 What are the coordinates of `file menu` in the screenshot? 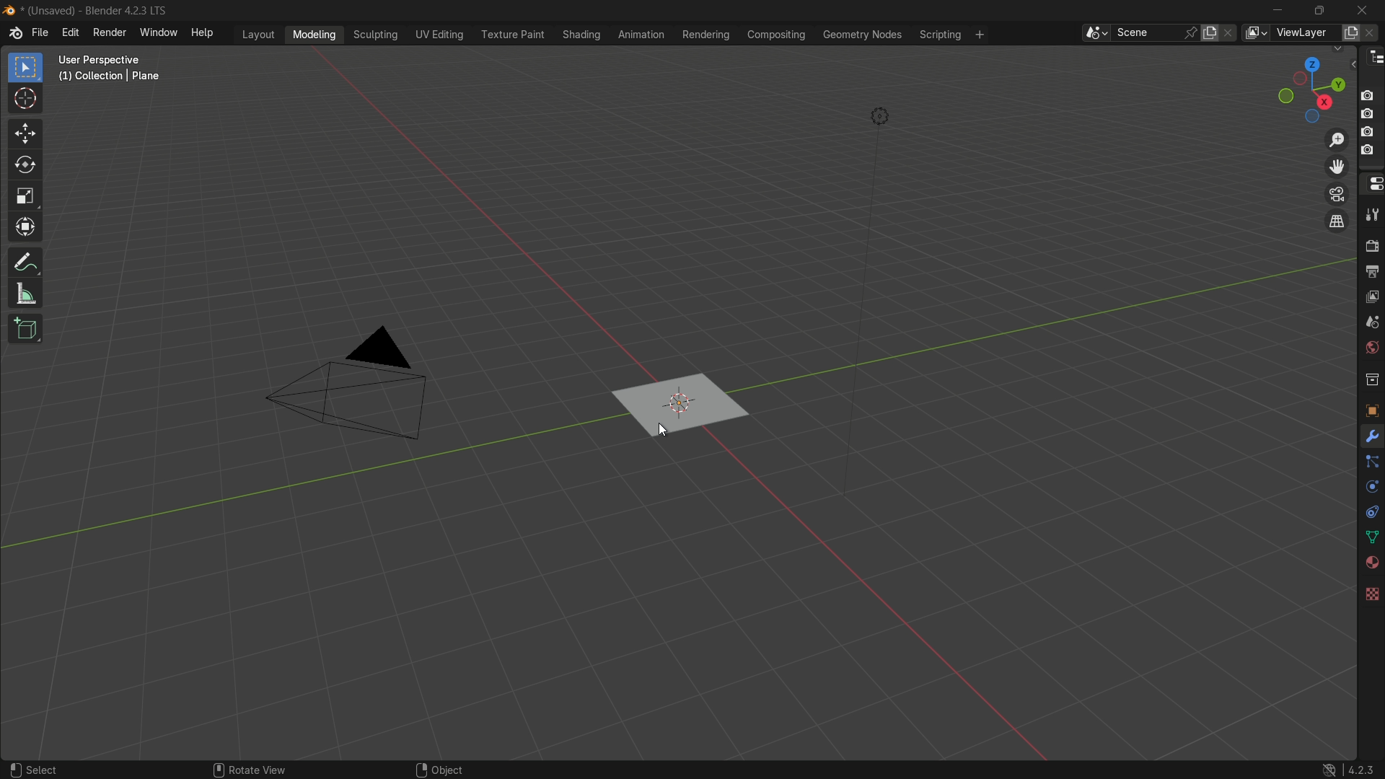 It's located at (40, 33).